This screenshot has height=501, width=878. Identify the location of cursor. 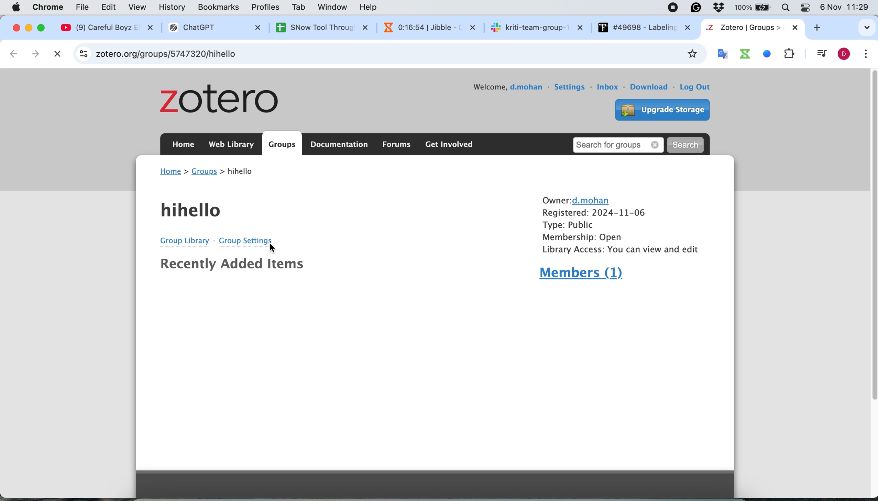
(275, 248).